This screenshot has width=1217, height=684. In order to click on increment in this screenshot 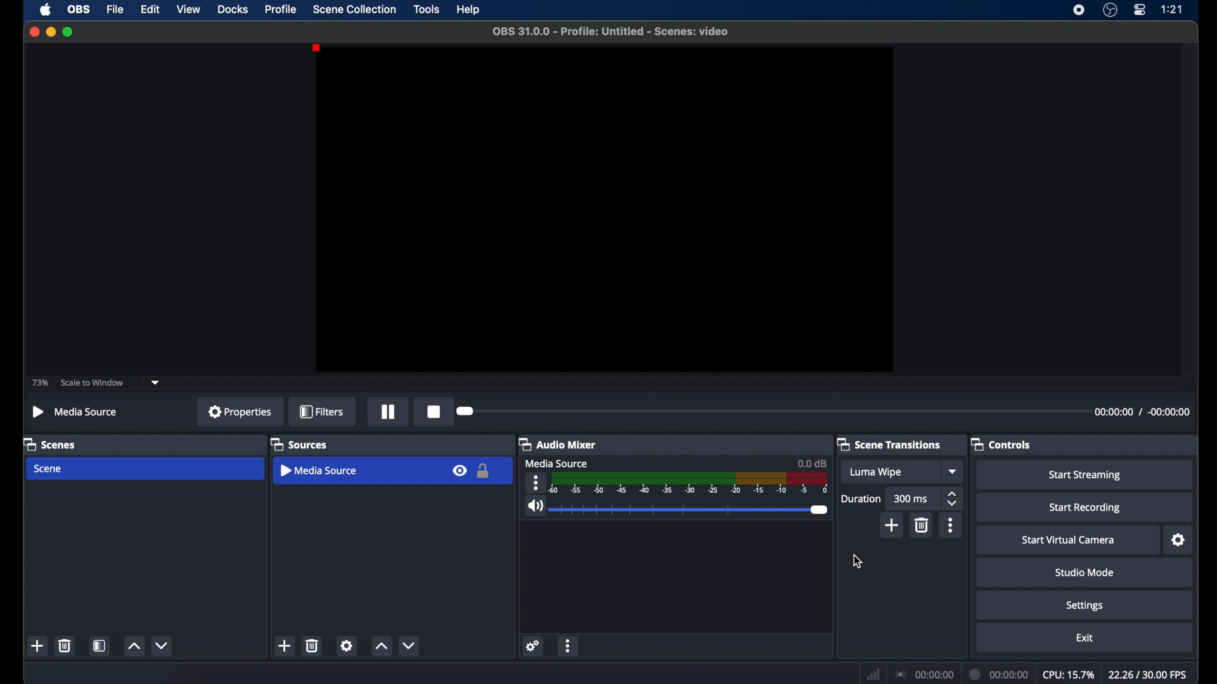, I will do `click(133, 646)`.